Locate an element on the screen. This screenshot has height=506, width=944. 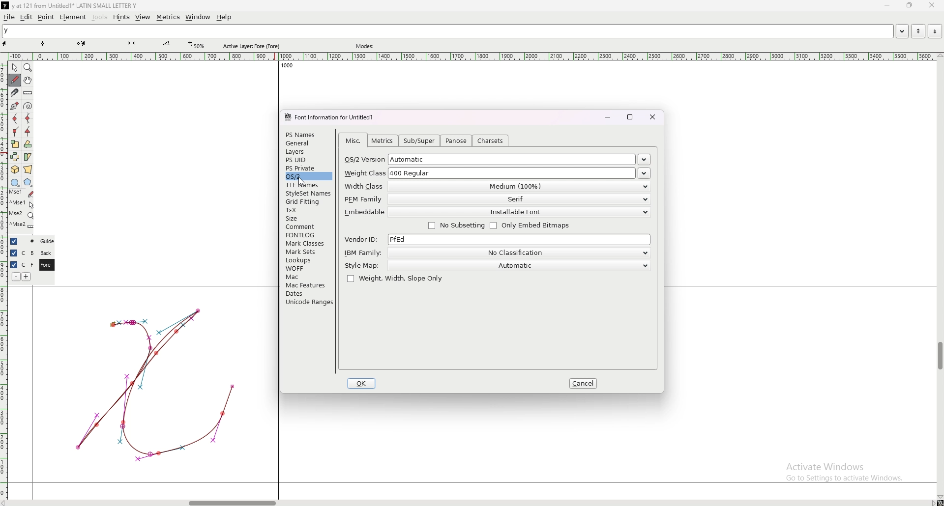
metrics is located at coordinates (382, 141).